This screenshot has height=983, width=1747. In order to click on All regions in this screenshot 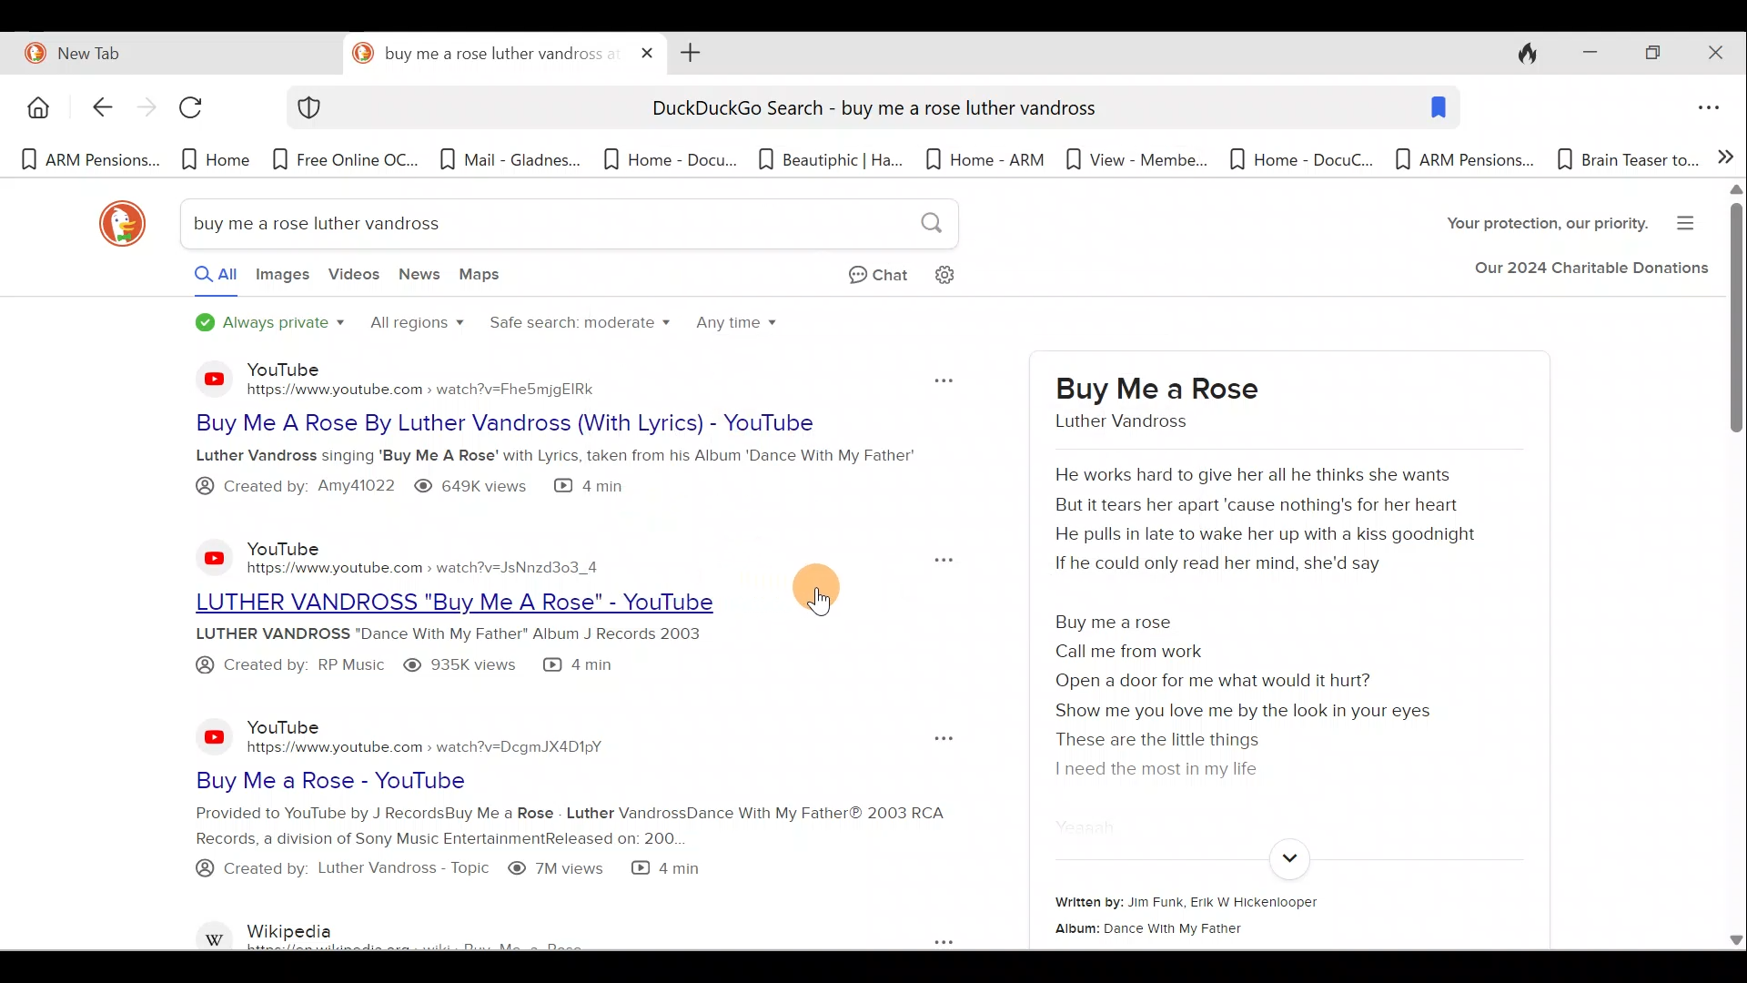, I will do `click(415, 325)`.